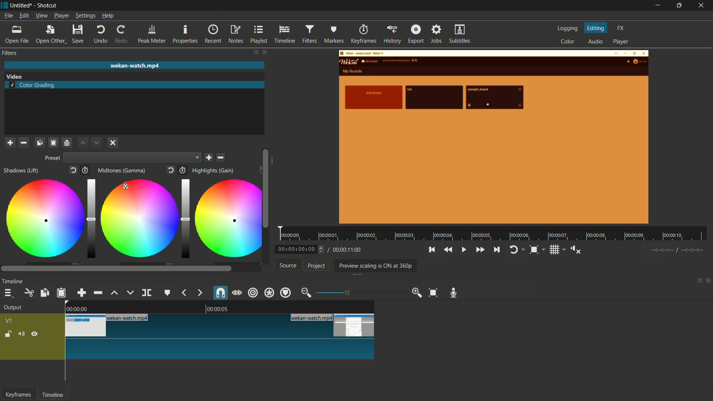 This screenshot has width=713, height=401. What do you see at coordinates (134, 65) in the screenshot?
I see `imported file name` at bounding box center [134, 65].